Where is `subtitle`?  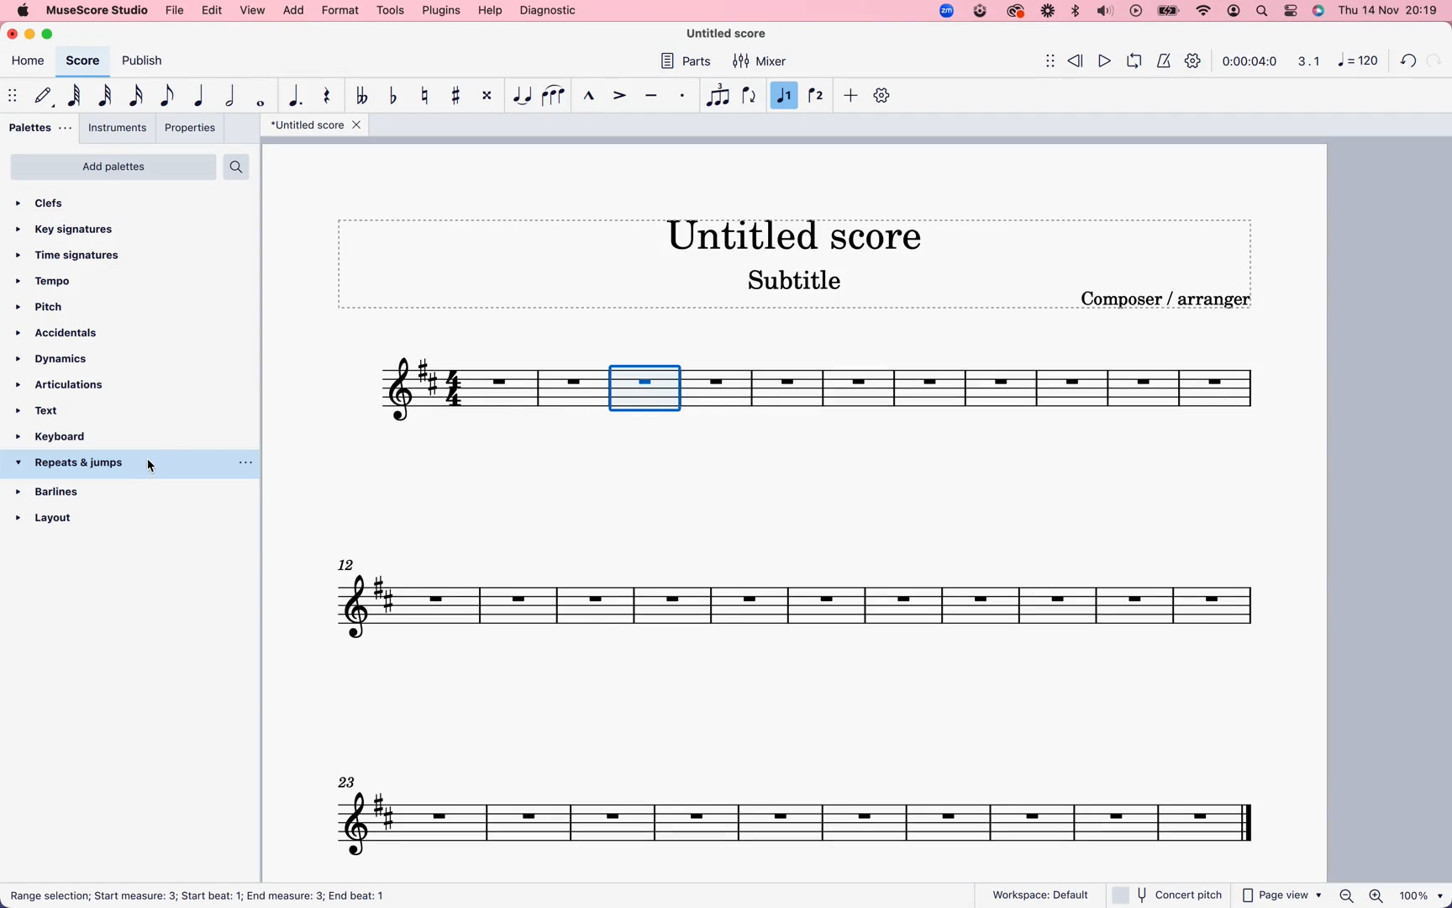 subtitle is located at coordinates (797, 282).